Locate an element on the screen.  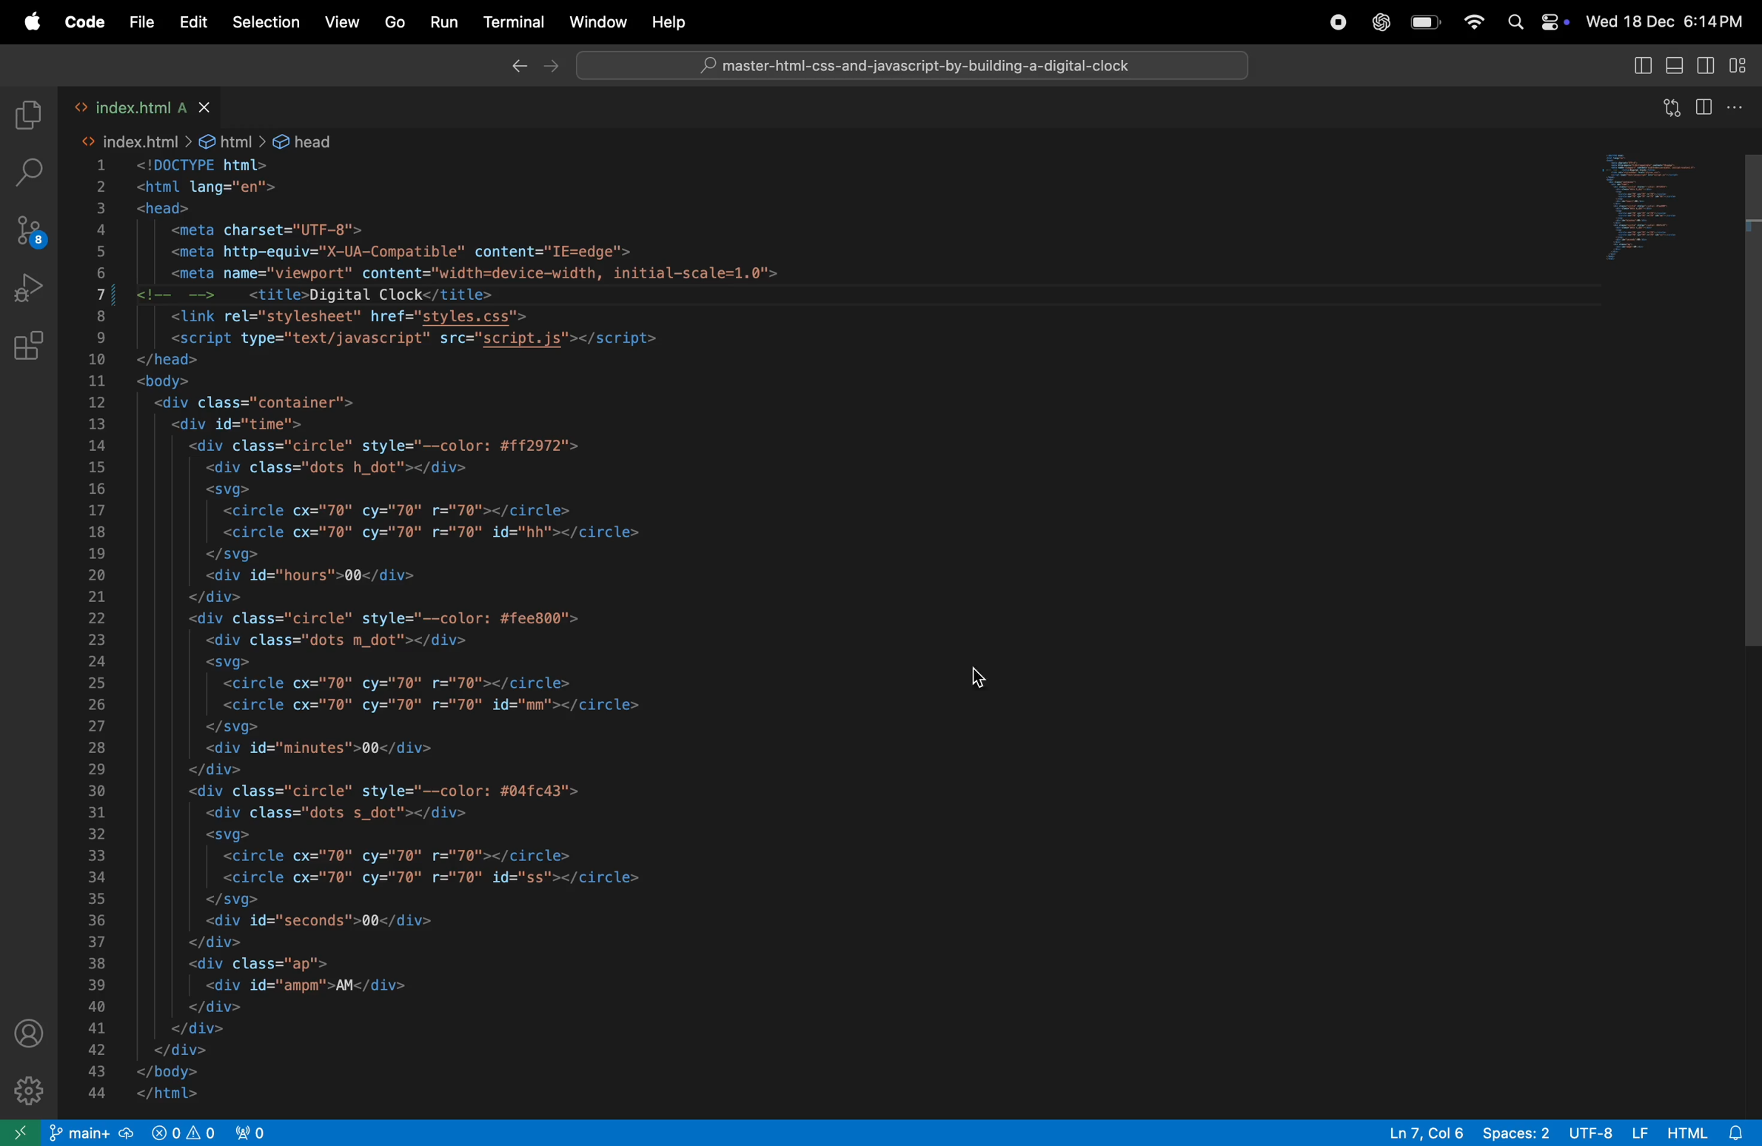
code block written in html for from page is located at coordinates (570, 189).